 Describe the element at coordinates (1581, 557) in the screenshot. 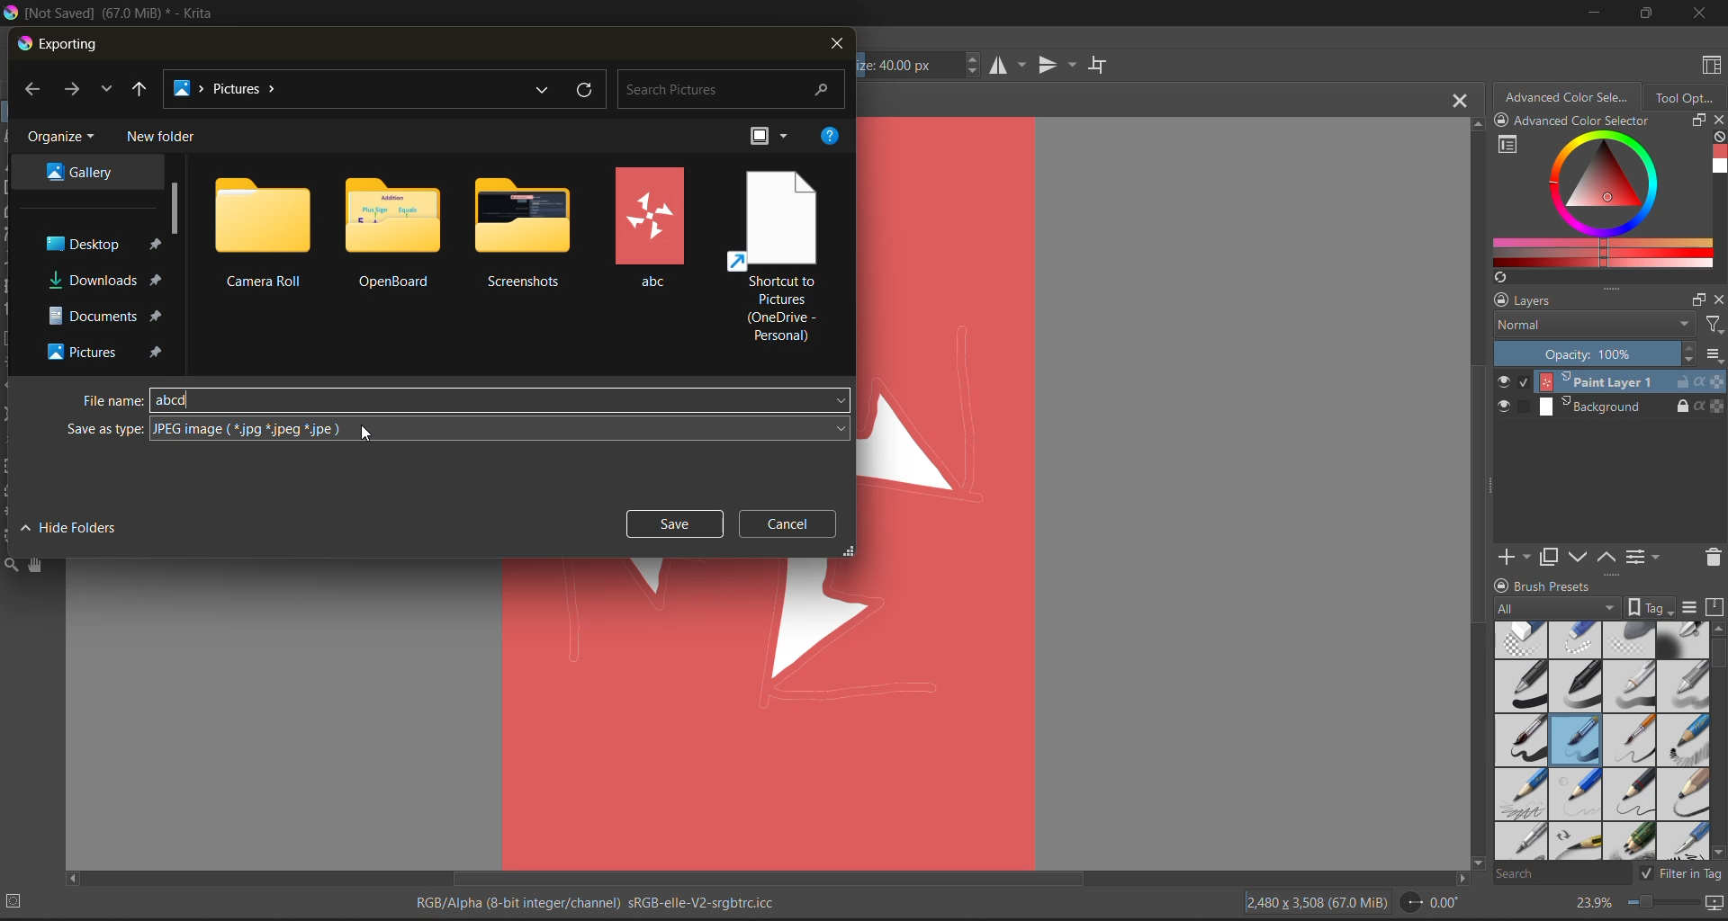

I see `mask down` at that location.